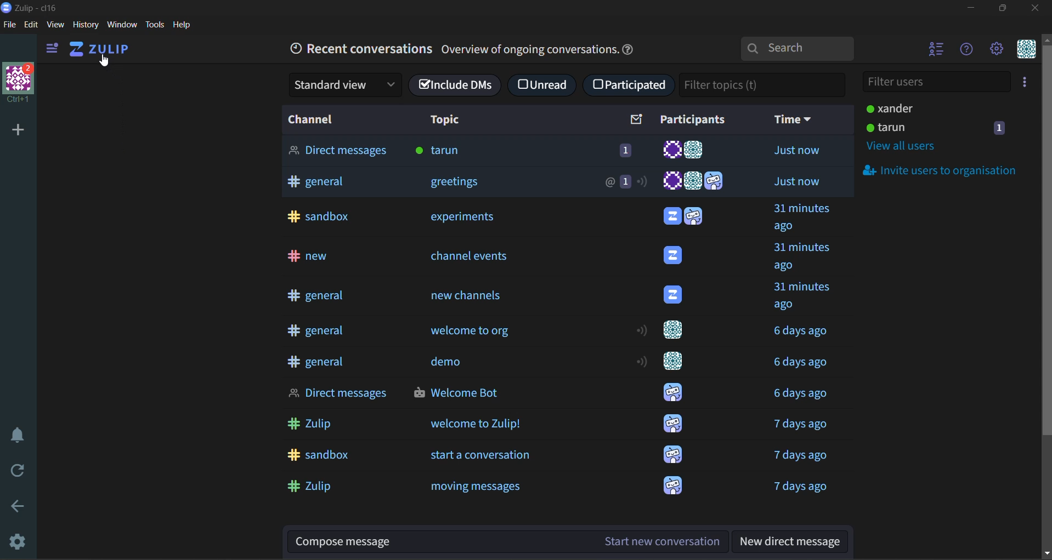  I want to click on expirements, so click(469, 217).